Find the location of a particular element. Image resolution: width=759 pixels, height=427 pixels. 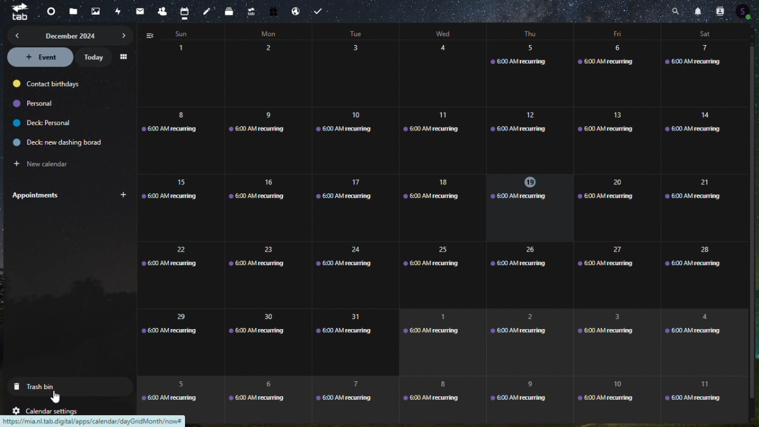

13 is located at coordinates (617, 141).